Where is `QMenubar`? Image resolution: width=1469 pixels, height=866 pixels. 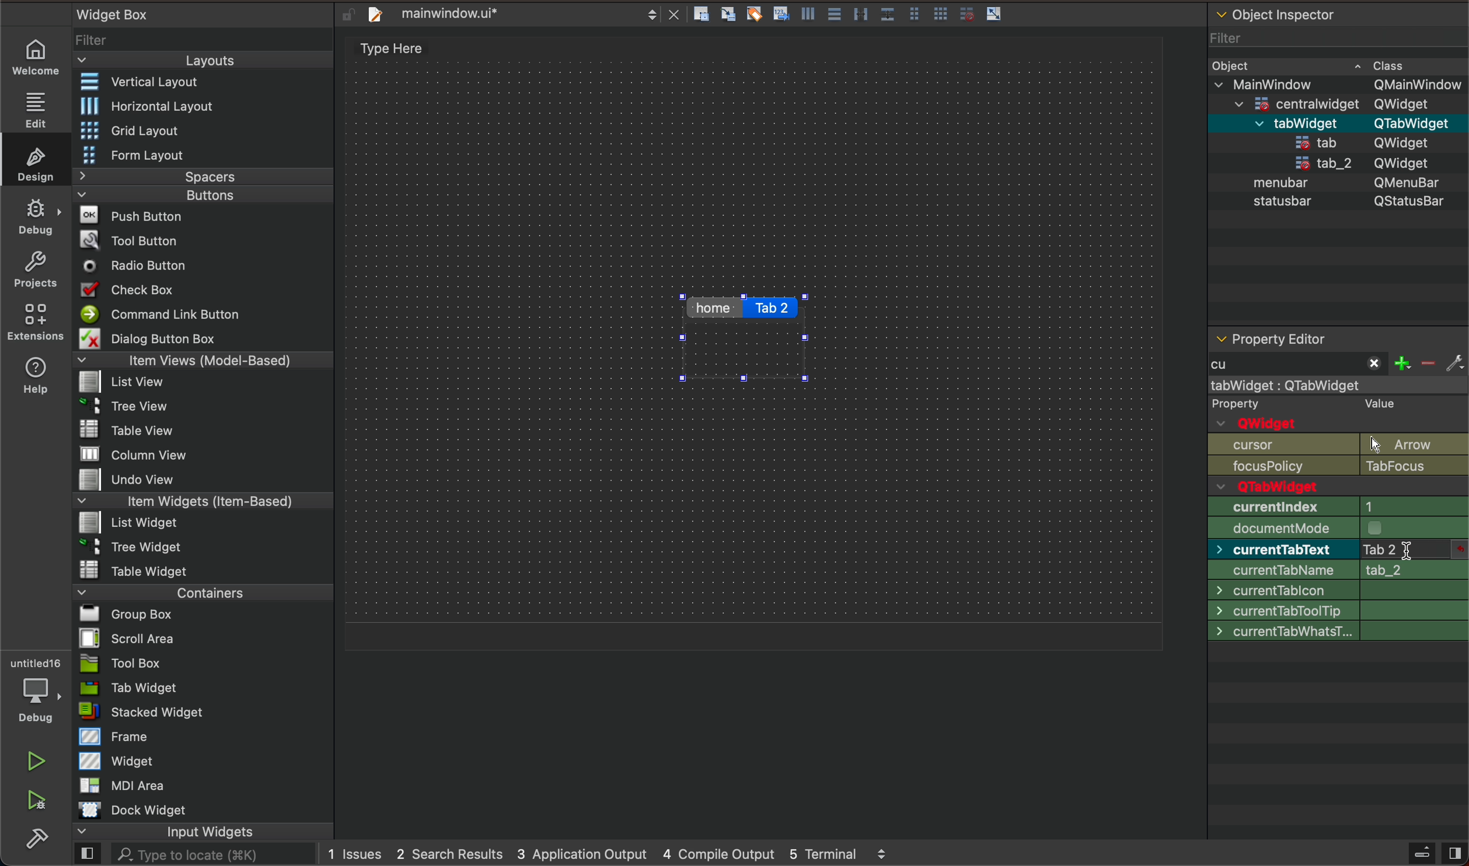 QMenubar is located at coordinates (1397, 184).